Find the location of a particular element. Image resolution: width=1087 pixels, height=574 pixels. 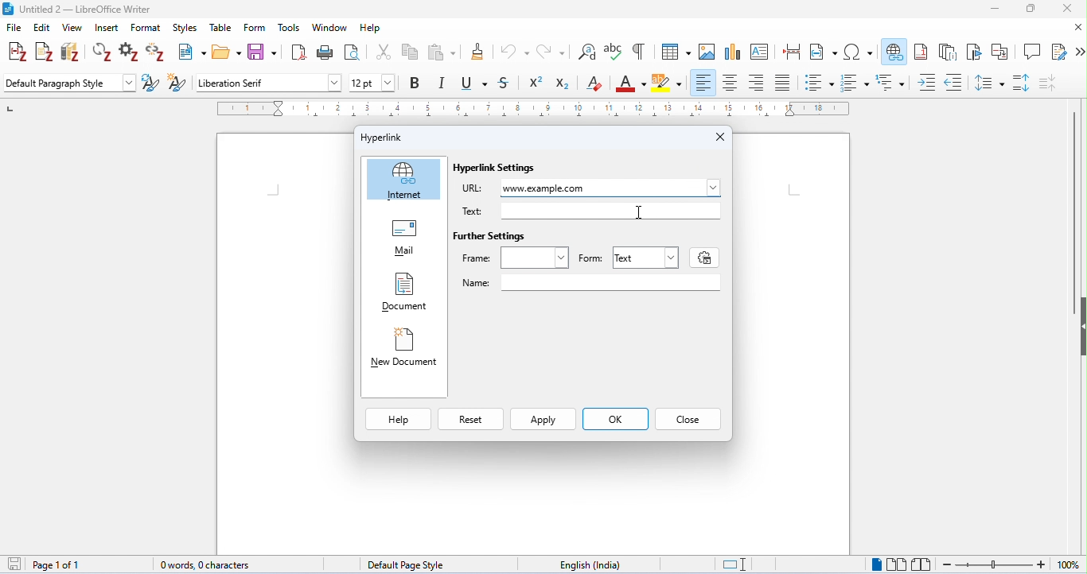

insert comment is located at coordinates (1033, 52).